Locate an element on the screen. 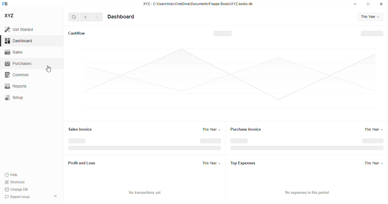 Image resolution: width=388 pixels, height=204 pixels. this year is located at coordinates (374, 163).